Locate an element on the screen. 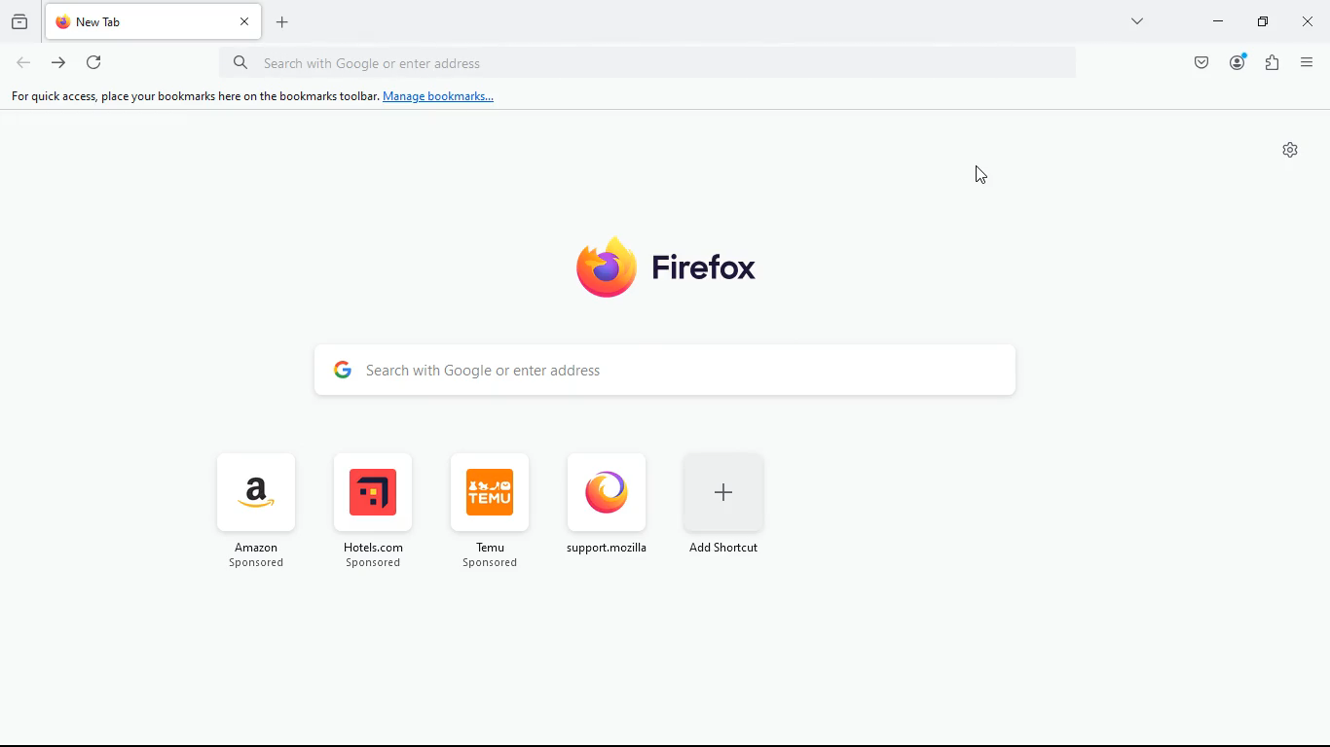 This screenshot has height=747, width=1330. Search with Google or enter address is located at coordinates (488, 370).